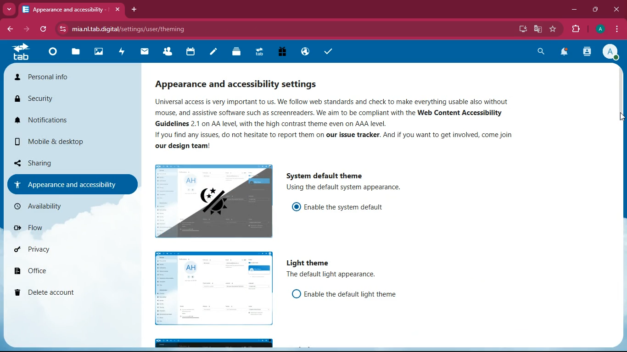 This screenshot has width=627, height=352. I want to click on tab, so click(24, 51).